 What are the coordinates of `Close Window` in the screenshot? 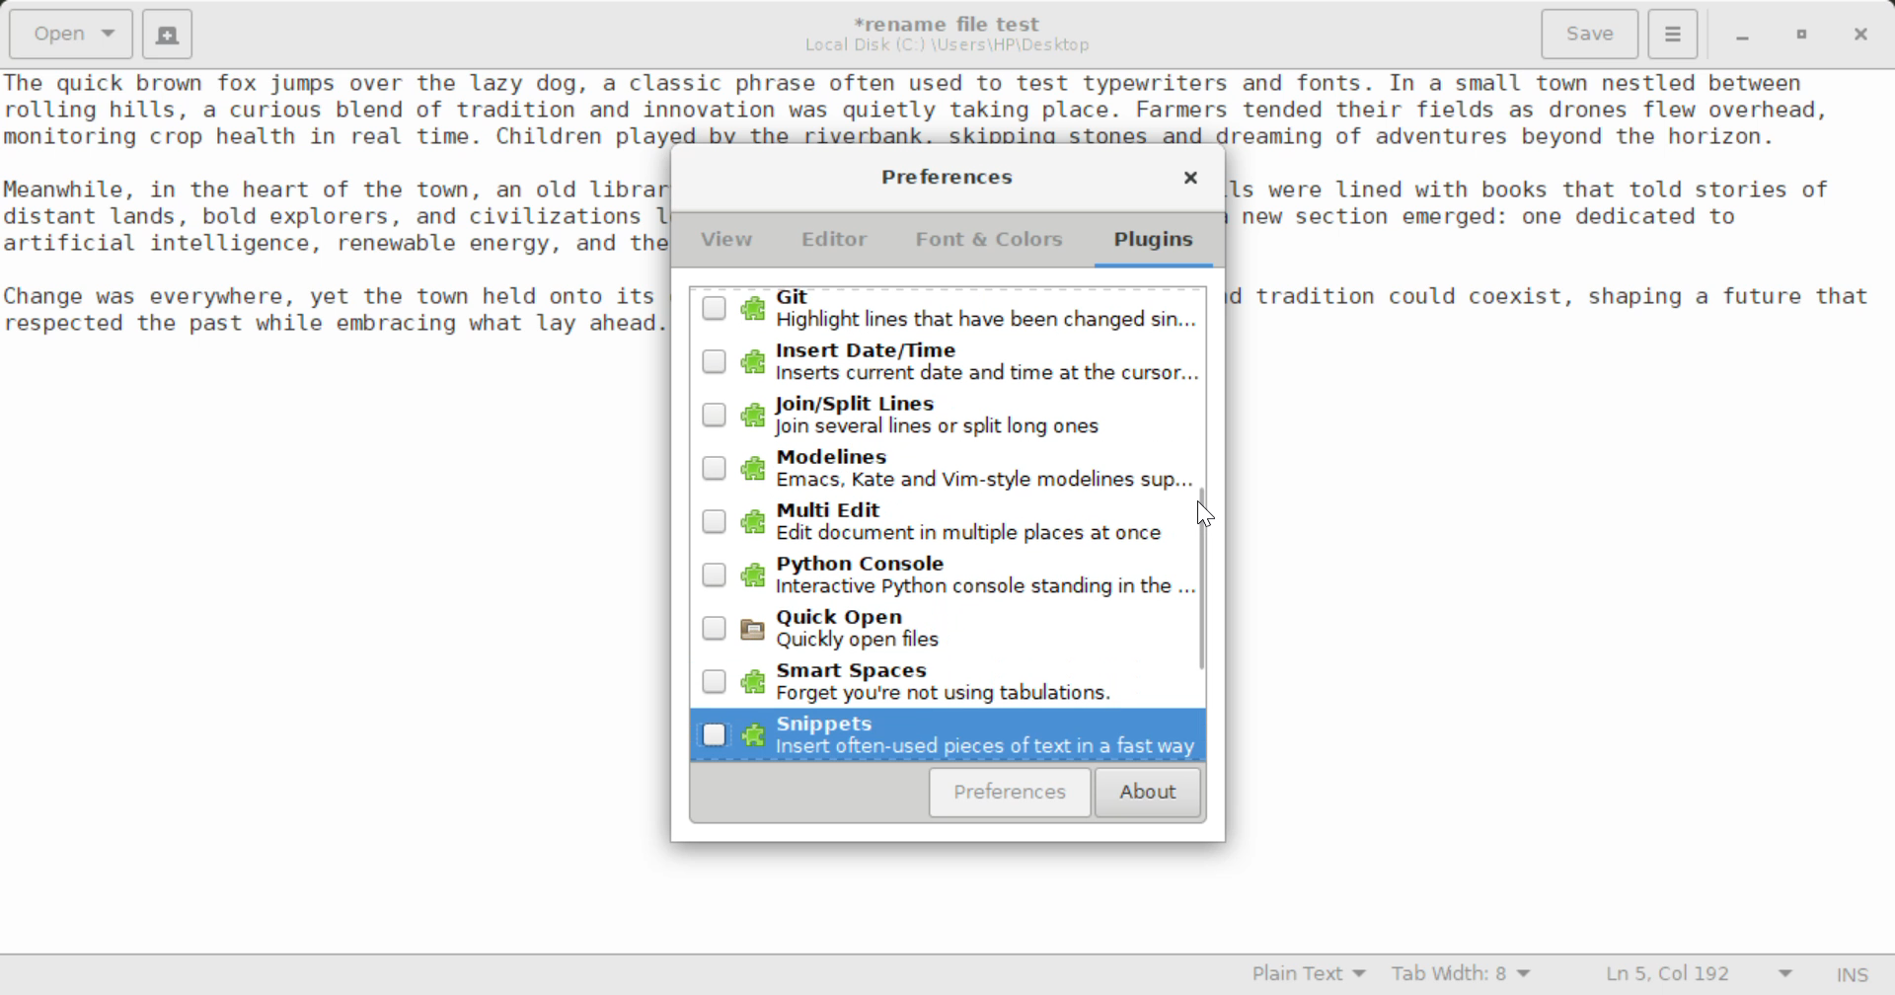 It's located at (1190, 181).